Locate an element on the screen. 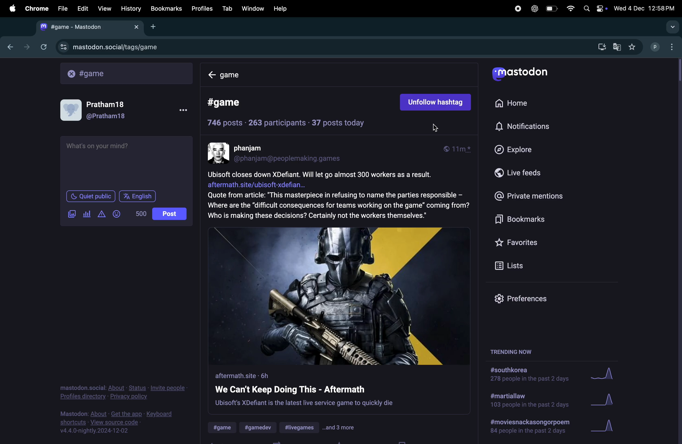  refresh is located at coordinates (43, 47).